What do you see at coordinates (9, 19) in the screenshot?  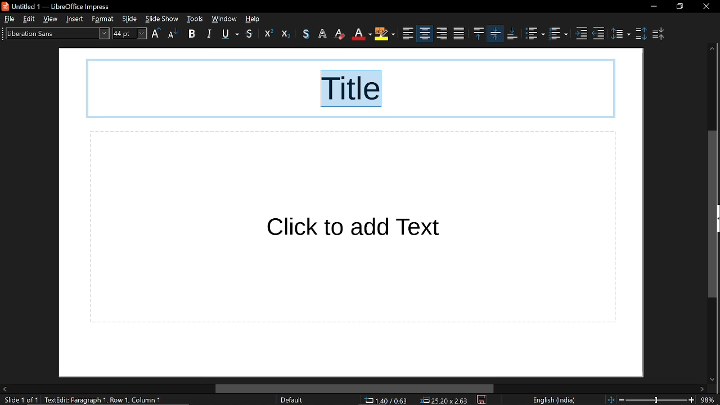 I see `file` at bounding box center [9, 19].